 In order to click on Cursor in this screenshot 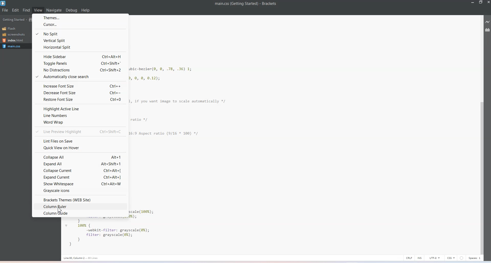, I will do `click(80, 24)`.